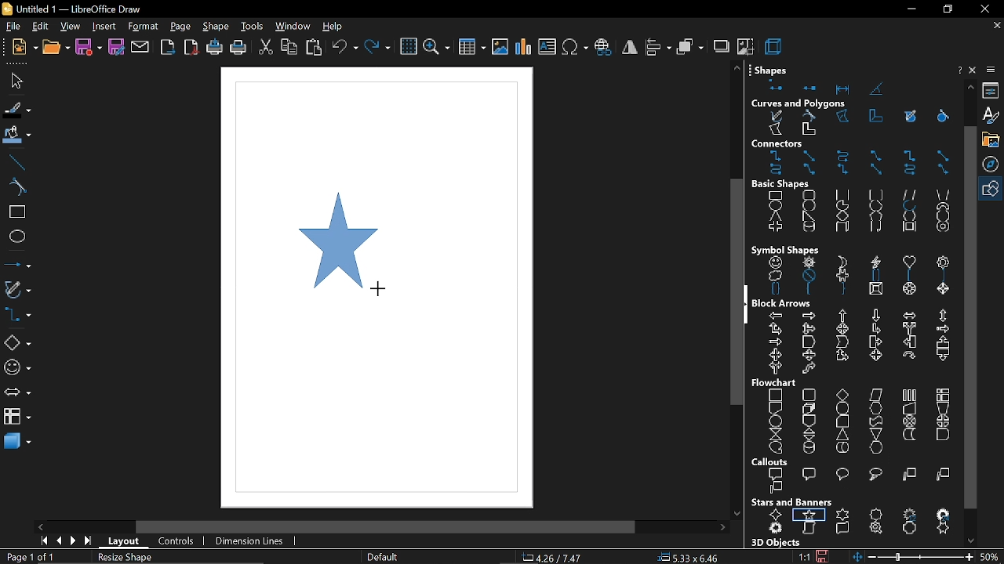 The image size is (1004, 564). What do you see at coordinates (560, 558) in the screenshot?
I see `co-ordinates` at bounding box center [560, 558].